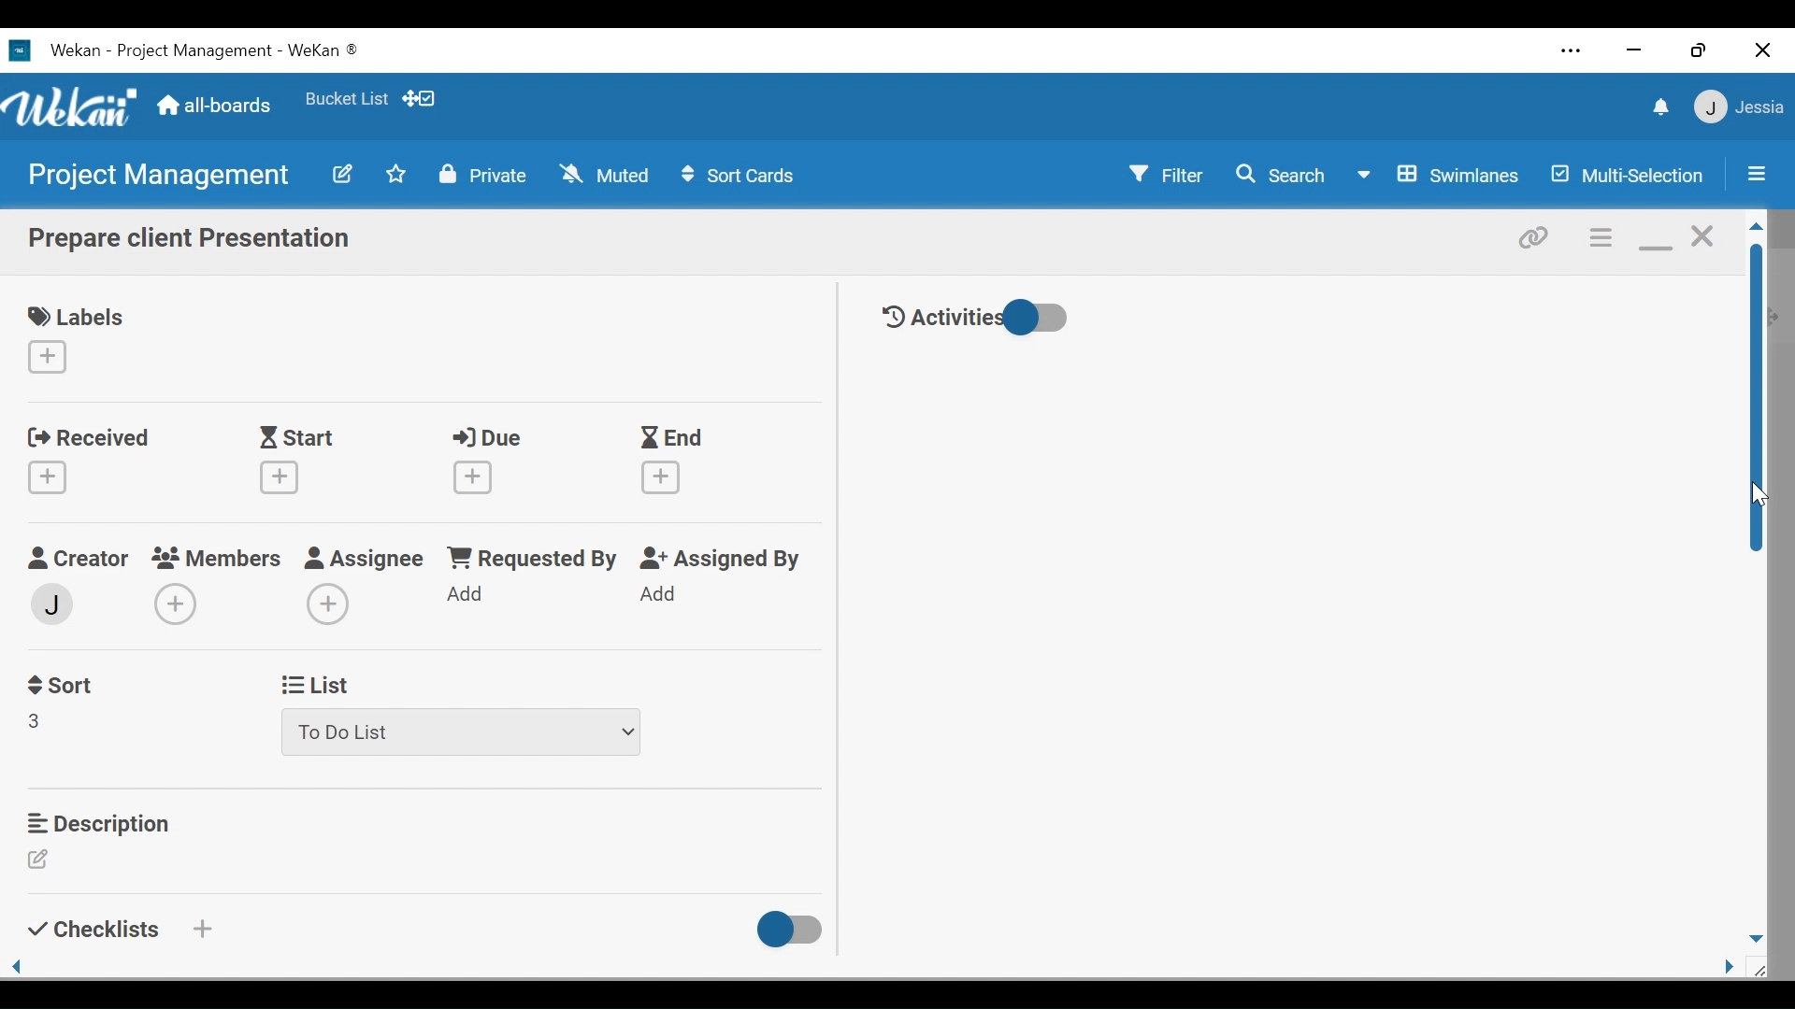 The width and height of the screenshot is (1795, 1009). What do you see at coordinates (49, 357) in the screenshot?
I see `Create label` at bounding box center [49, 357].